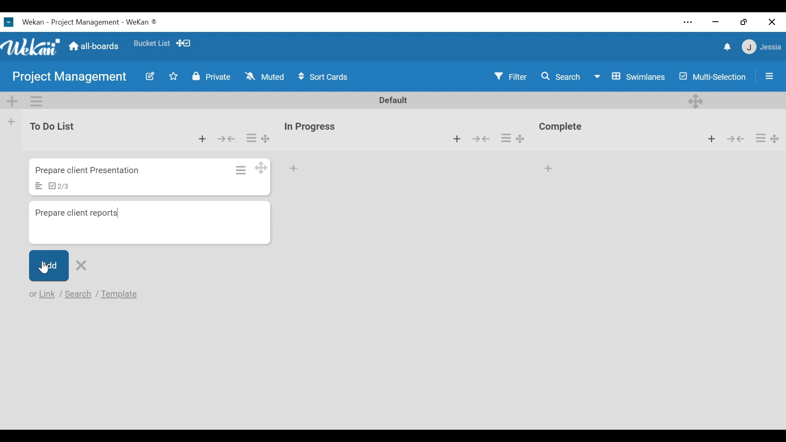  Describe the element at coordinates (174, 78) in the screenshot. I see `Toggle favorites` at that location.